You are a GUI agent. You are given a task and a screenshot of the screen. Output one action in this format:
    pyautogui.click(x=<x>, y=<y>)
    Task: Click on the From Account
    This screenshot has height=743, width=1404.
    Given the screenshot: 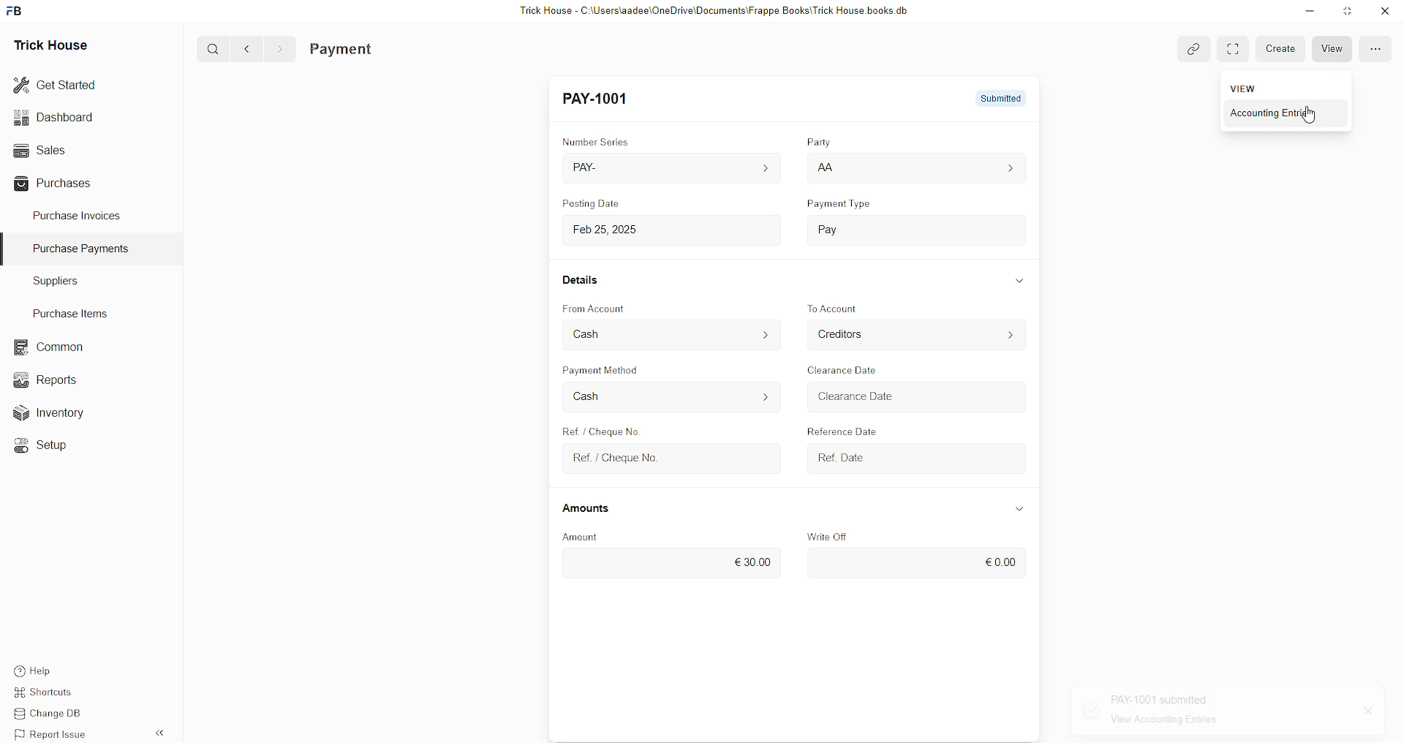 What is the action you would take?
    pyautogui.click(x=605, y=306)
    